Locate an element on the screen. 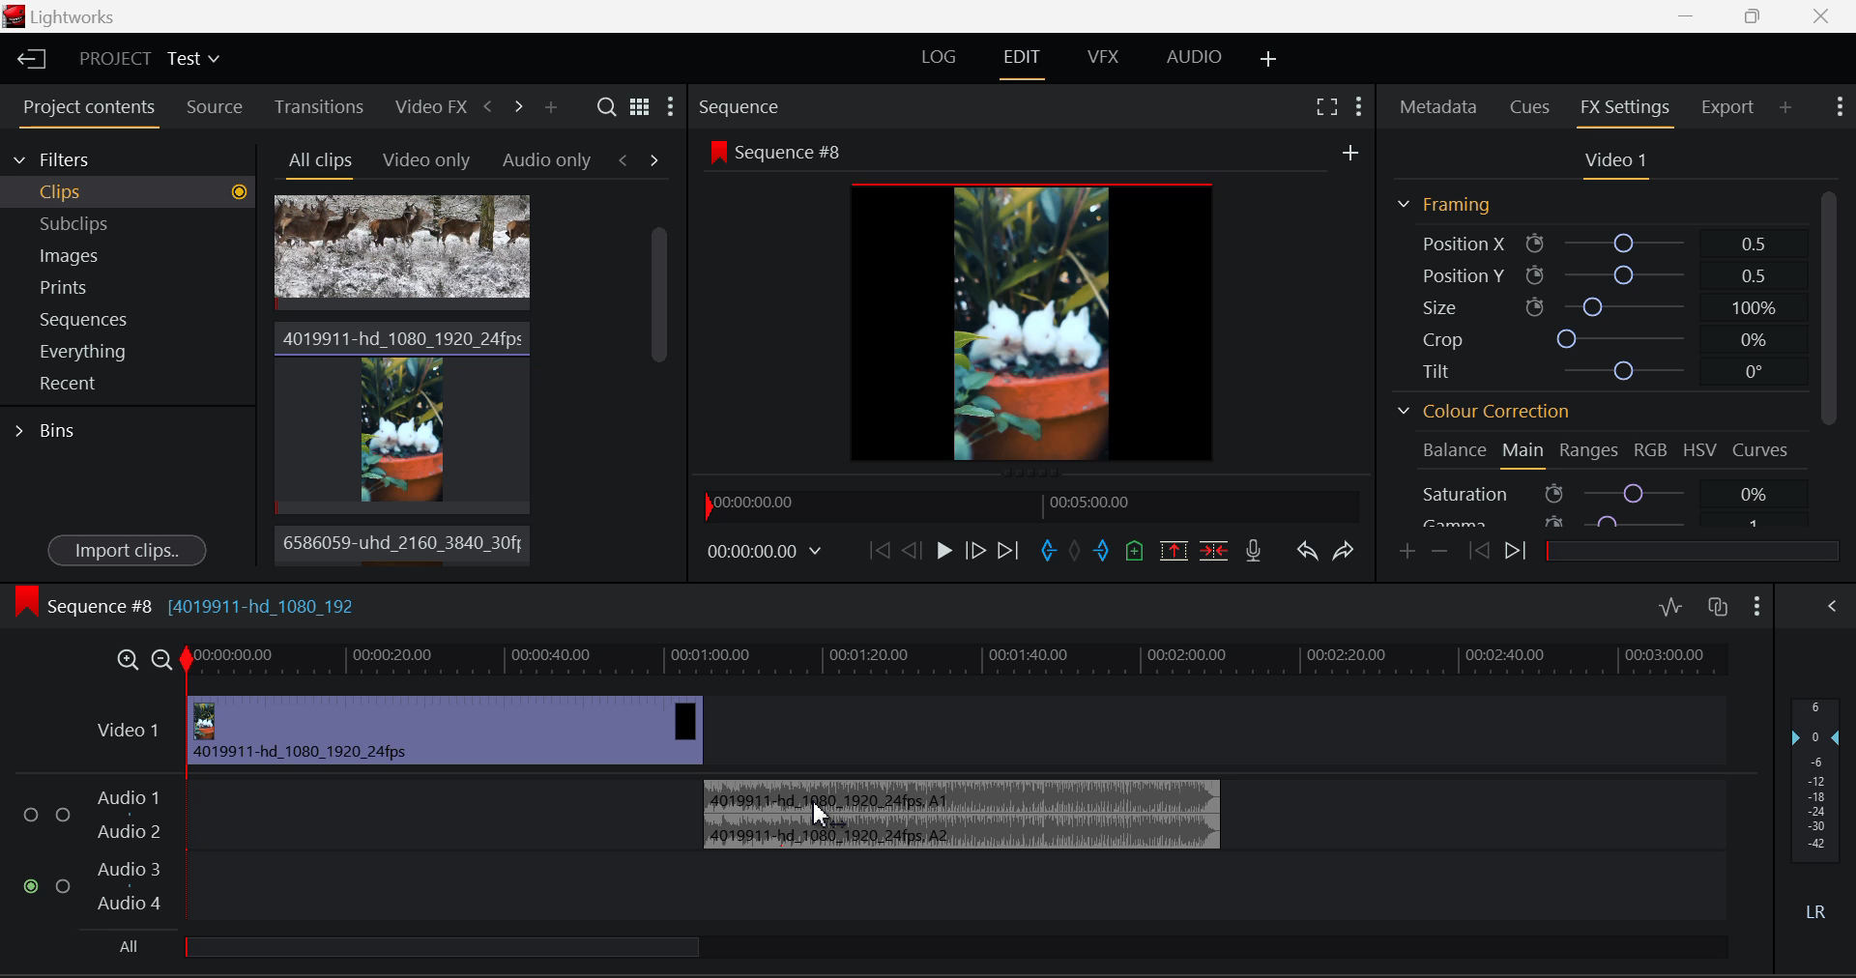 This screenshot has width=1856, height=978. Show Settings is located at coordinates (1359, 105).